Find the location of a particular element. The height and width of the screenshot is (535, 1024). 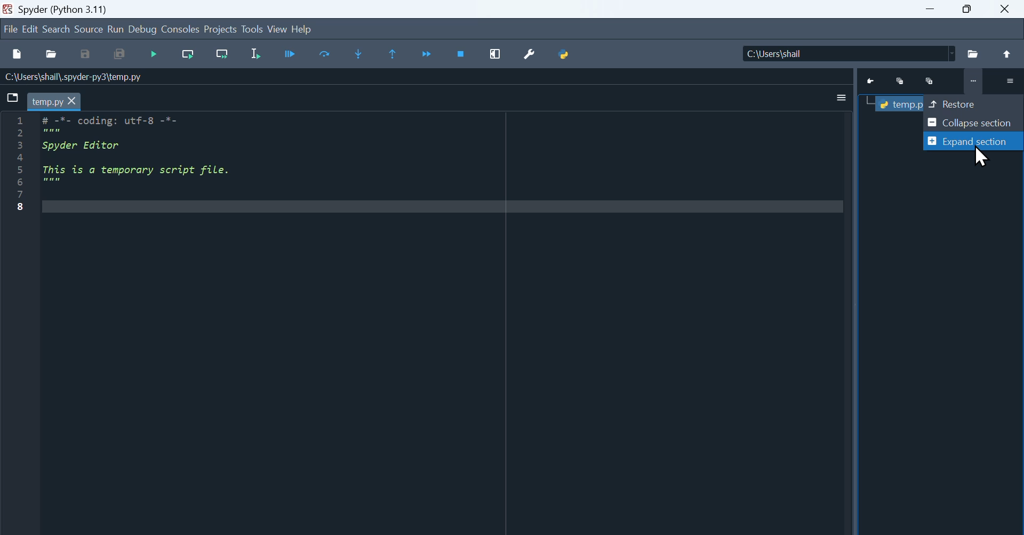

More options is located at coordinates (842, 98).